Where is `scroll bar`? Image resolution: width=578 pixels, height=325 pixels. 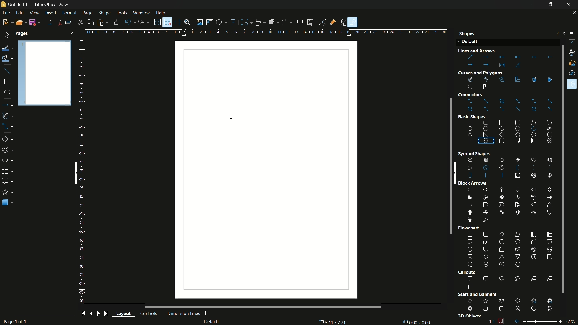 scroll bar is located at coordinates (76, 172).